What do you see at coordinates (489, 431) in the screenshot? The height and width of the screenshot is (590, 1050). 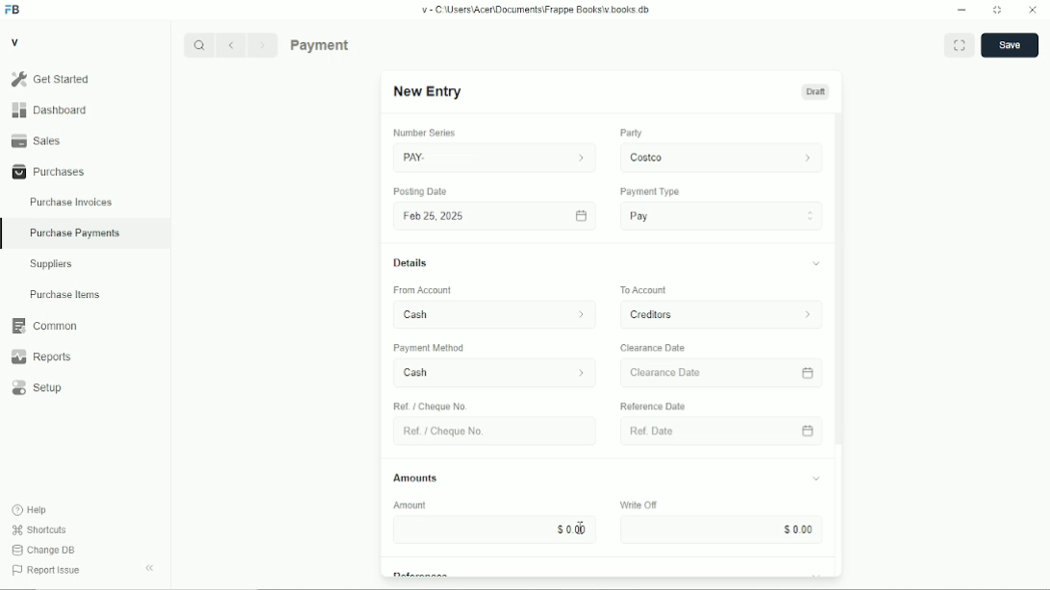 I see `Ret. Choque No.` at bounding box center [489, 431].